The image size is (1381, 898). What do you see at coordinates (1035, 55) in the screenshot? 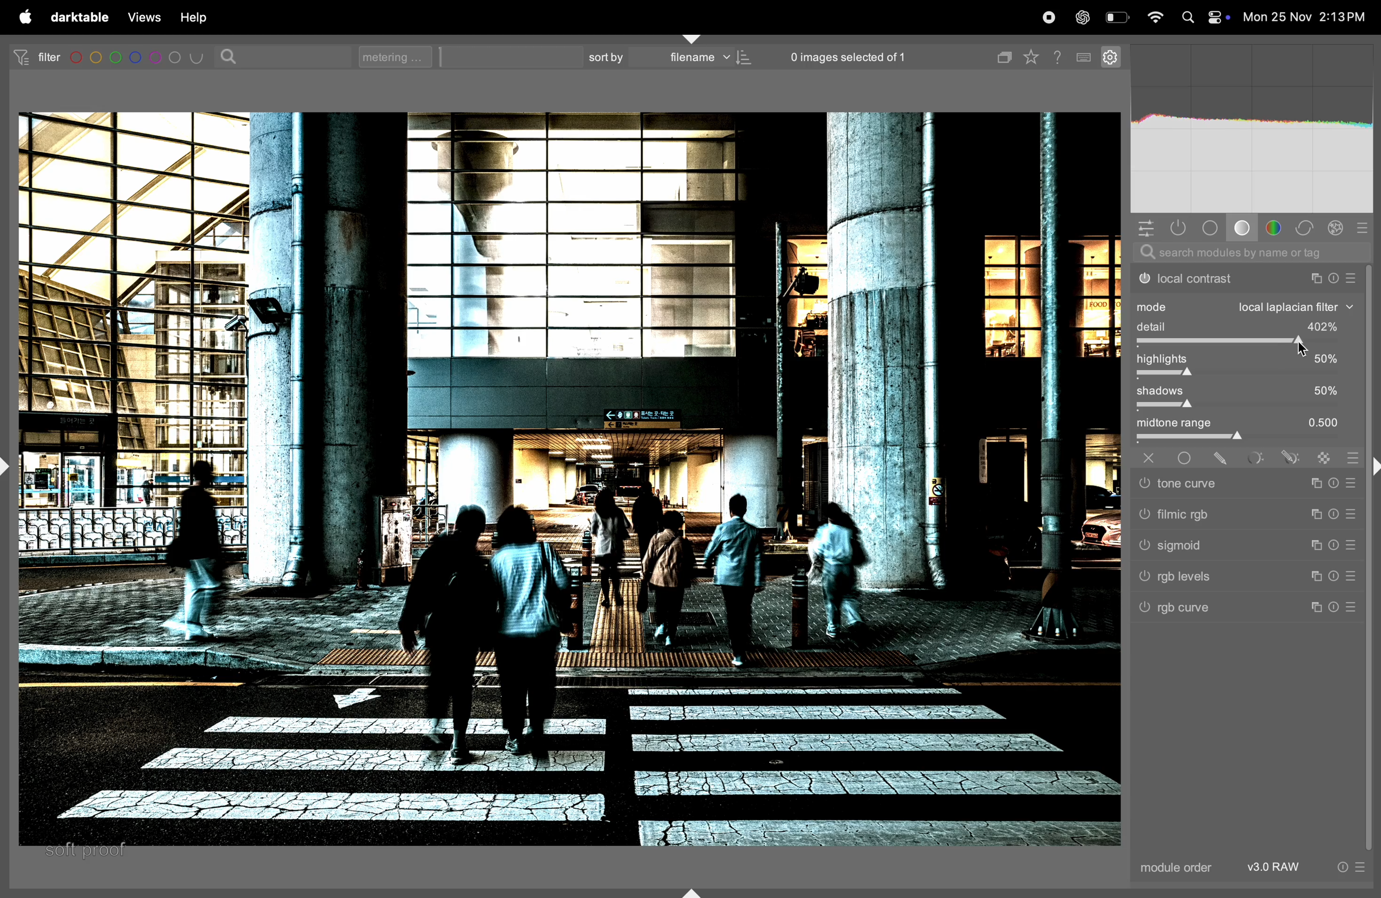
I see `favourites` at bounding box center [1035, 55].